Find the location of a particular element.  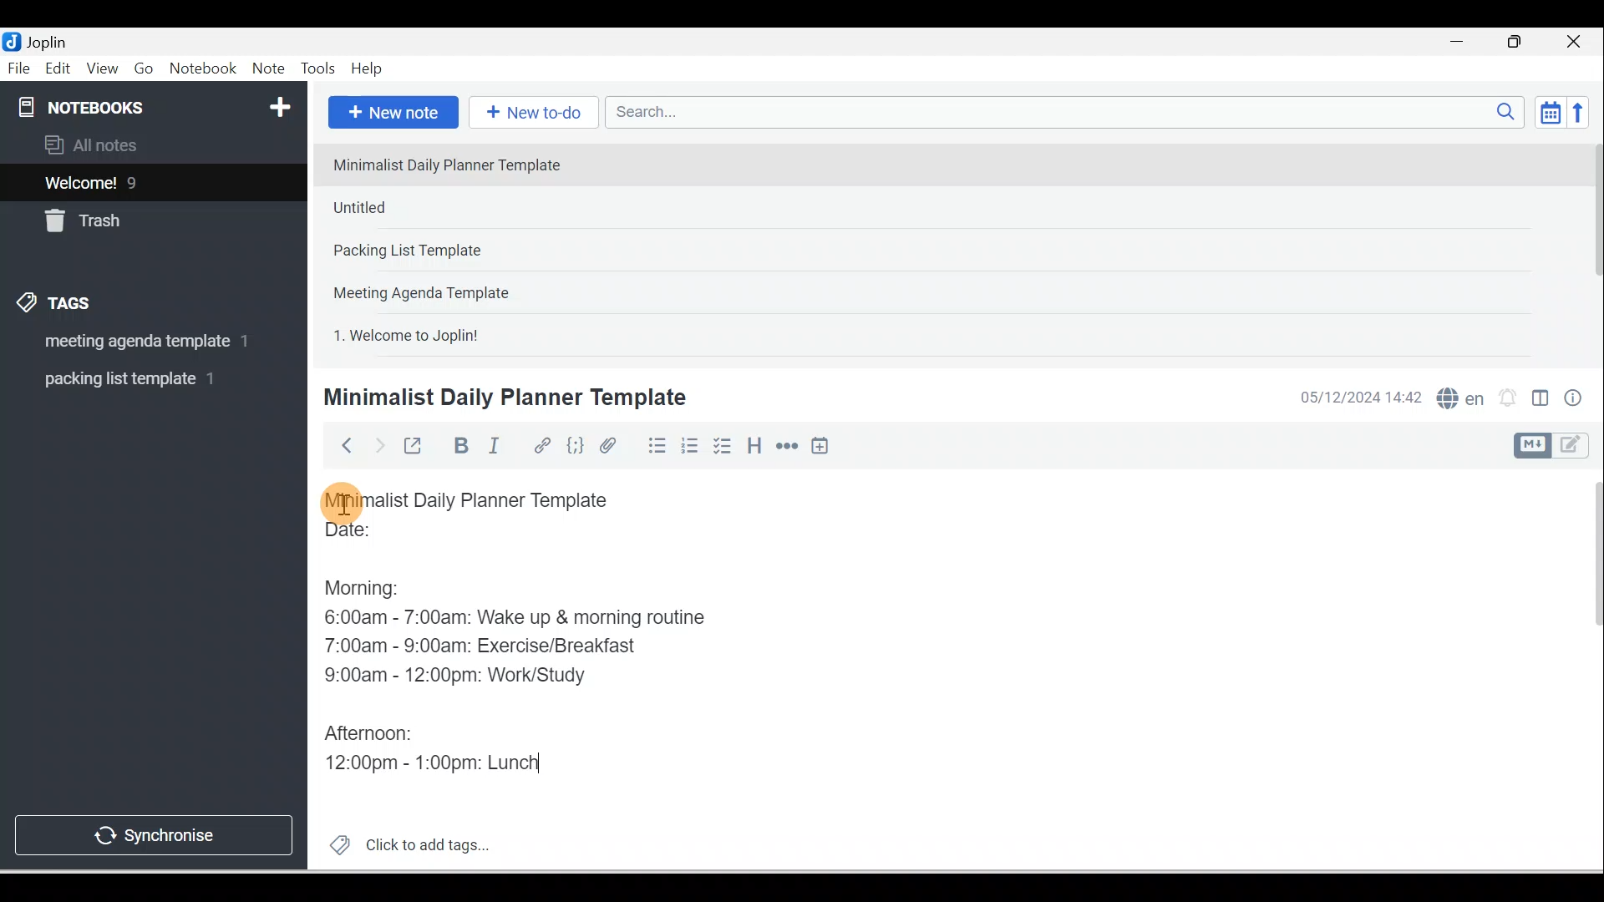

Edit is located at coordinates (59, 69).